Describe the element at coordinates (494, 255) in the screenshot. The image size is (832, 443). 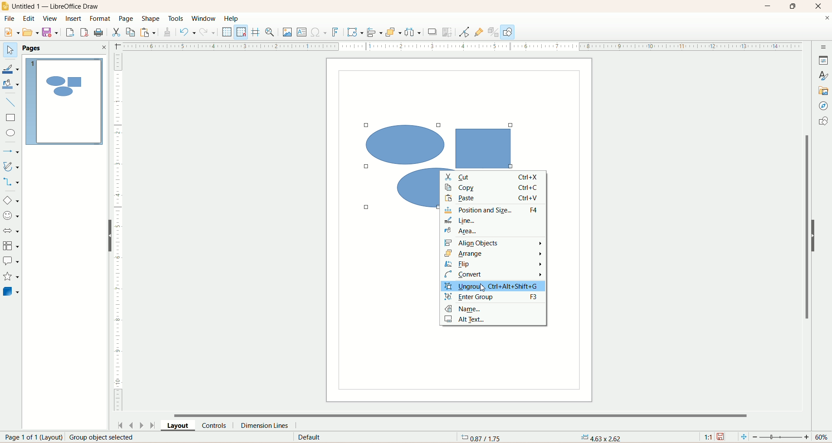
I see `arrange` at that location.